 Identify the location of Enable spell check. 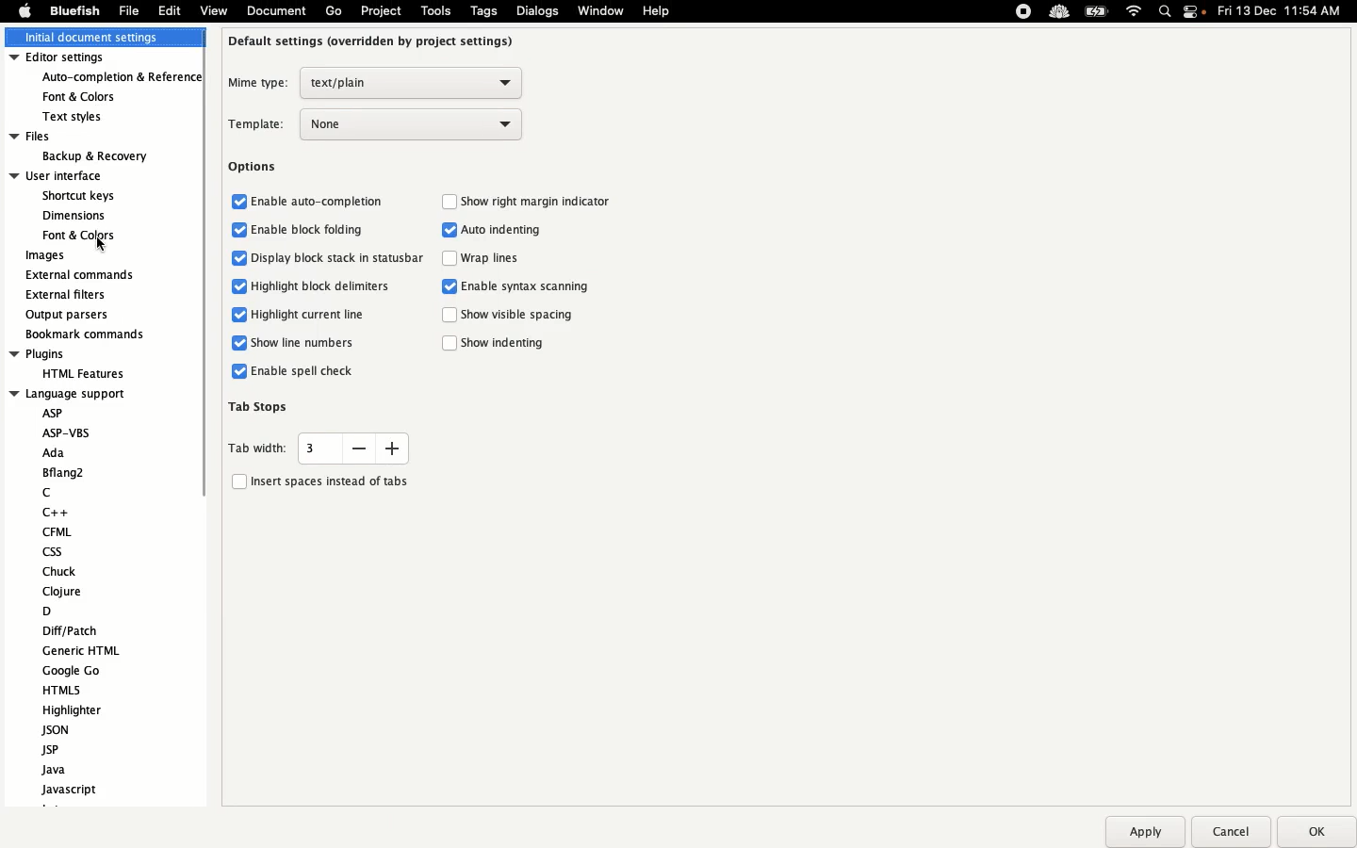
(293, 371).